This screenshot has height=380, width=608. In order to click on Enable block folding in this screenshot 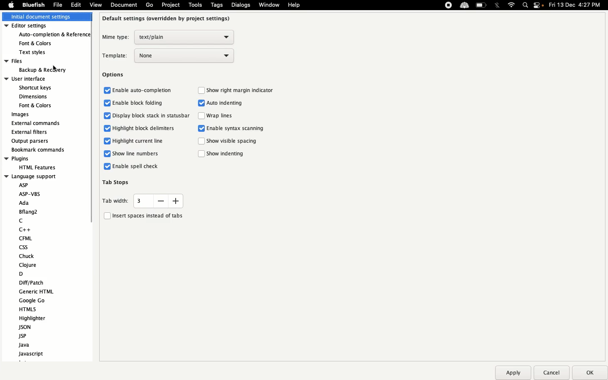, I will do `click(135, 103)`.